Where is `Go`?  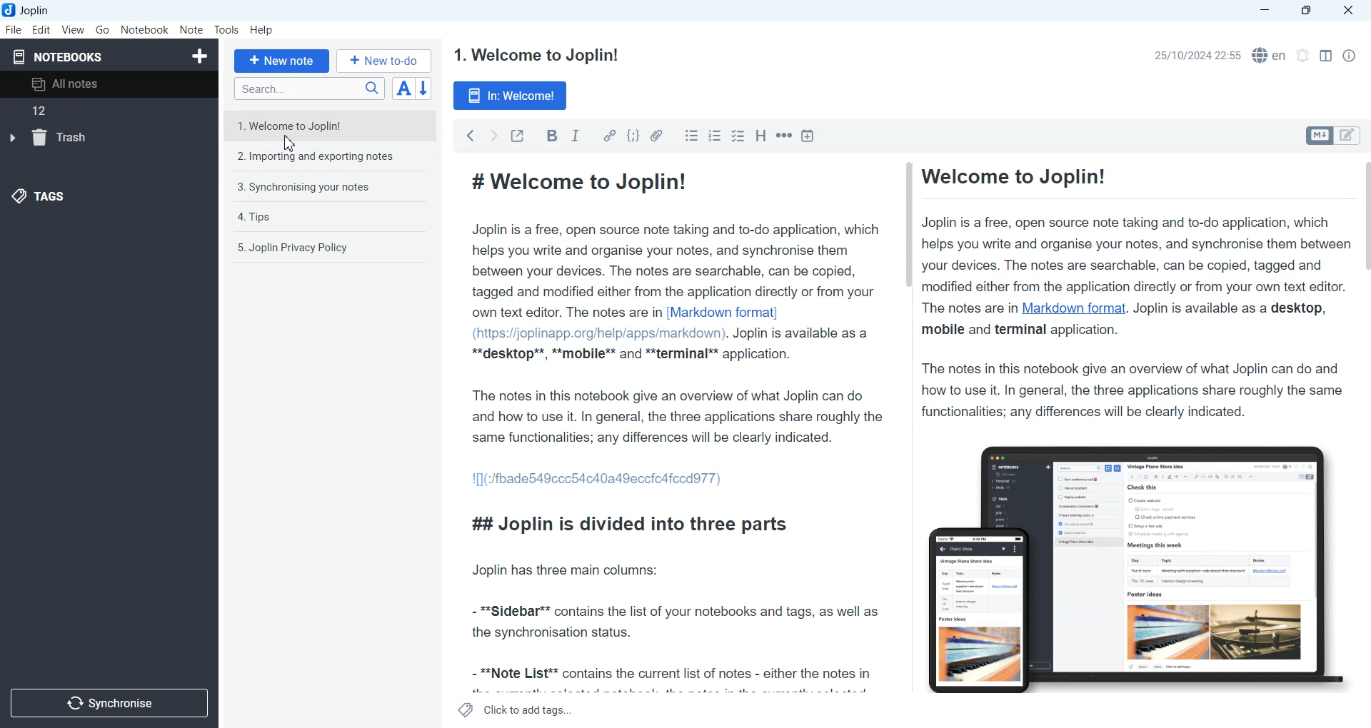
Go is located at coordinates (104, 29).